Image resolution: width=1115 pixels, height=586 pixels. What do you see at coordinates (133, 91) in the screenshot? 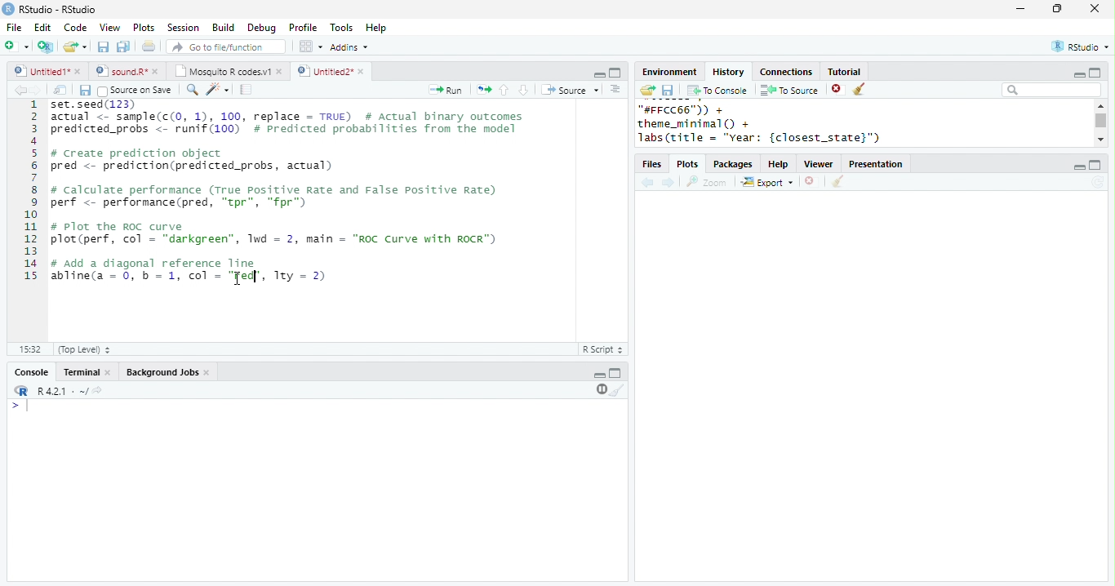
I see `Source on Save` at bounding box center [133, 91].